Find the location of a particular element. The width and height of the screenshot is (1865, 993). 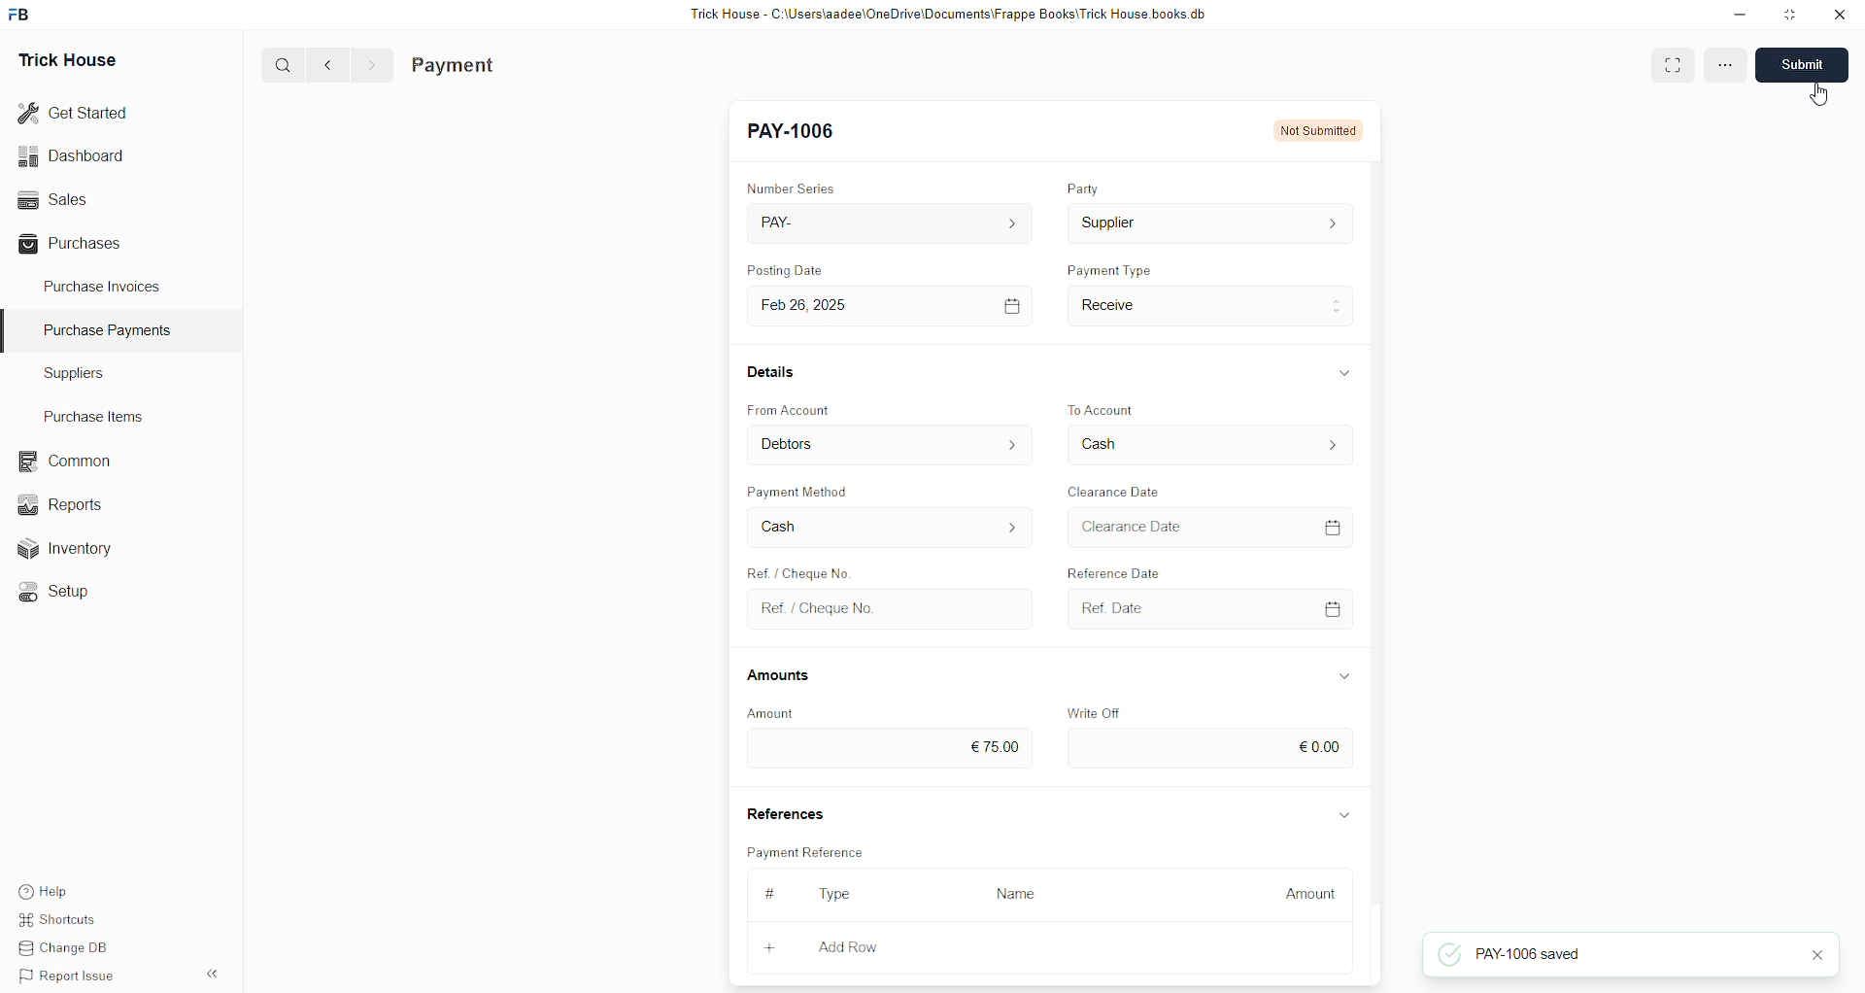

Trick House is located at coordinates (70, 56).